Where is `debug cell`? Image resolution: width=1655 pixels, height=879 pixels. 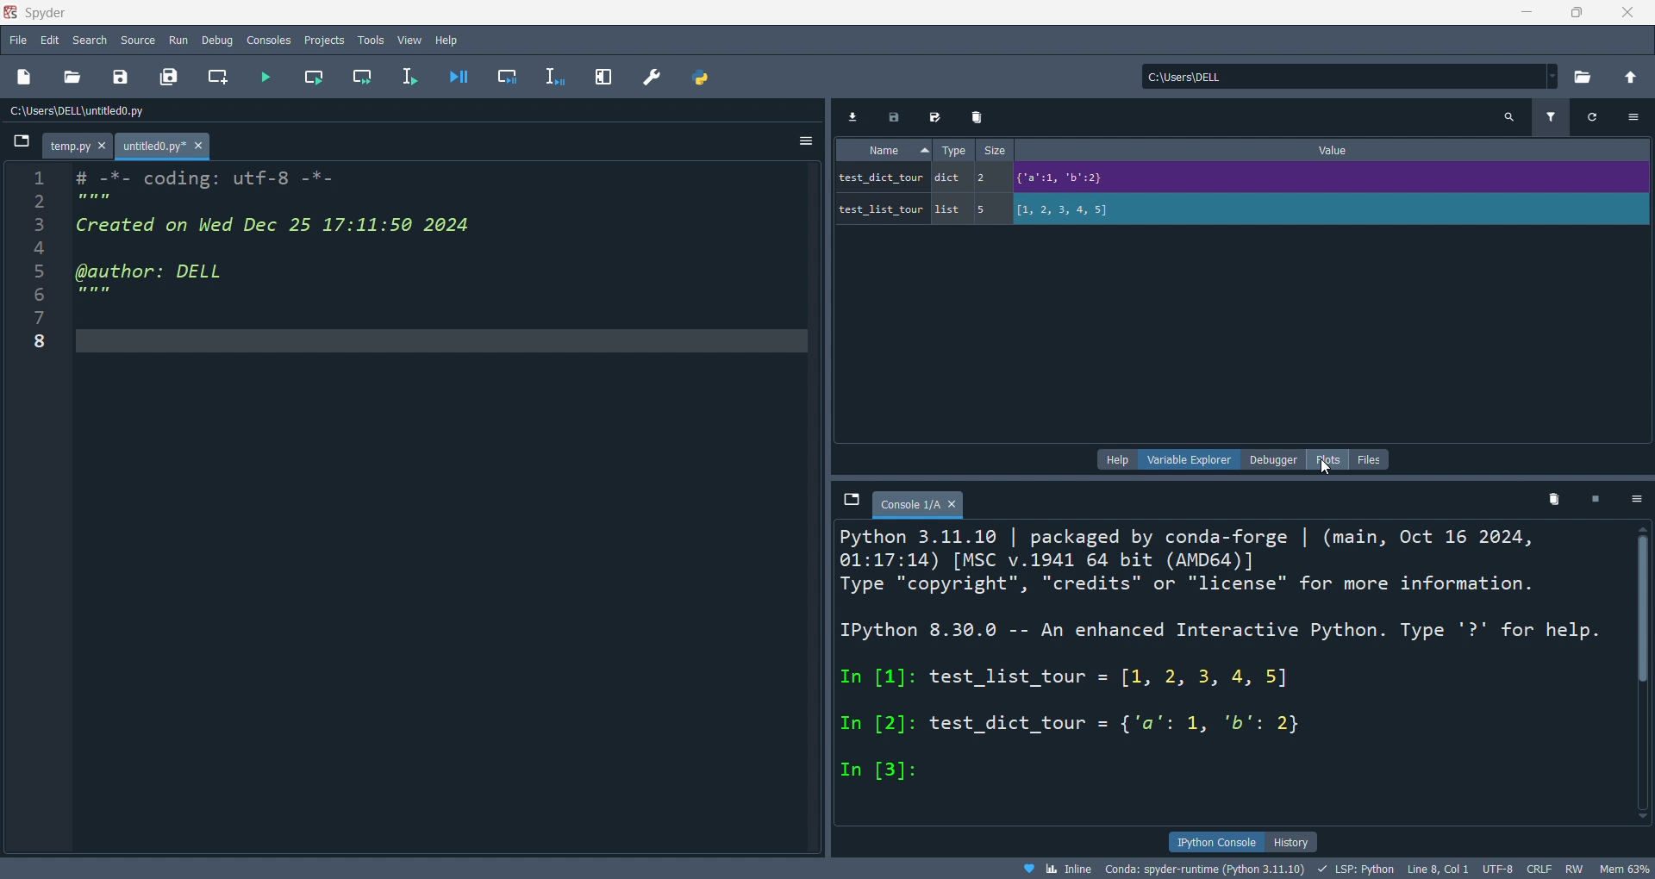
debug cell is located at coordinates (506, 74).